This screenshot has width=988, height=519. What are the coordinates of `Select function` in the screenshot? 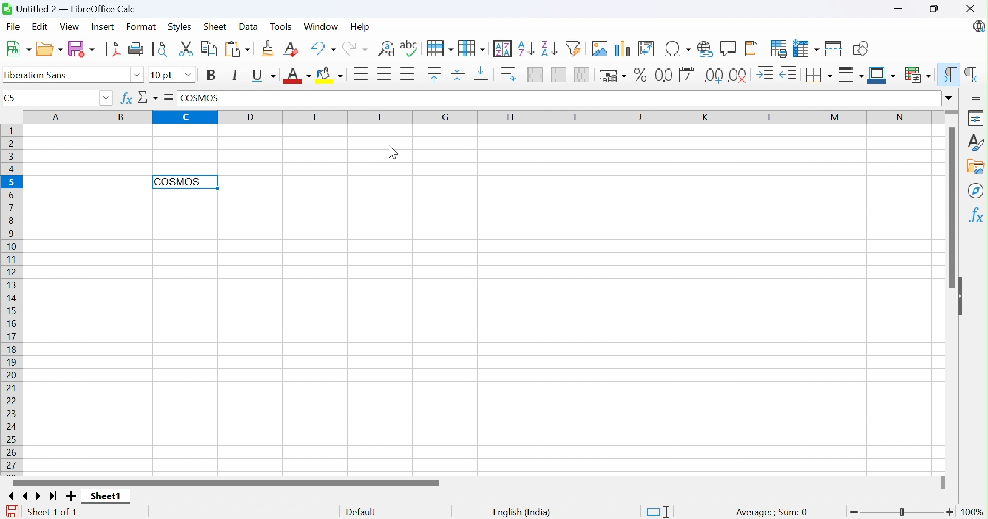 It's located at (148, 97).